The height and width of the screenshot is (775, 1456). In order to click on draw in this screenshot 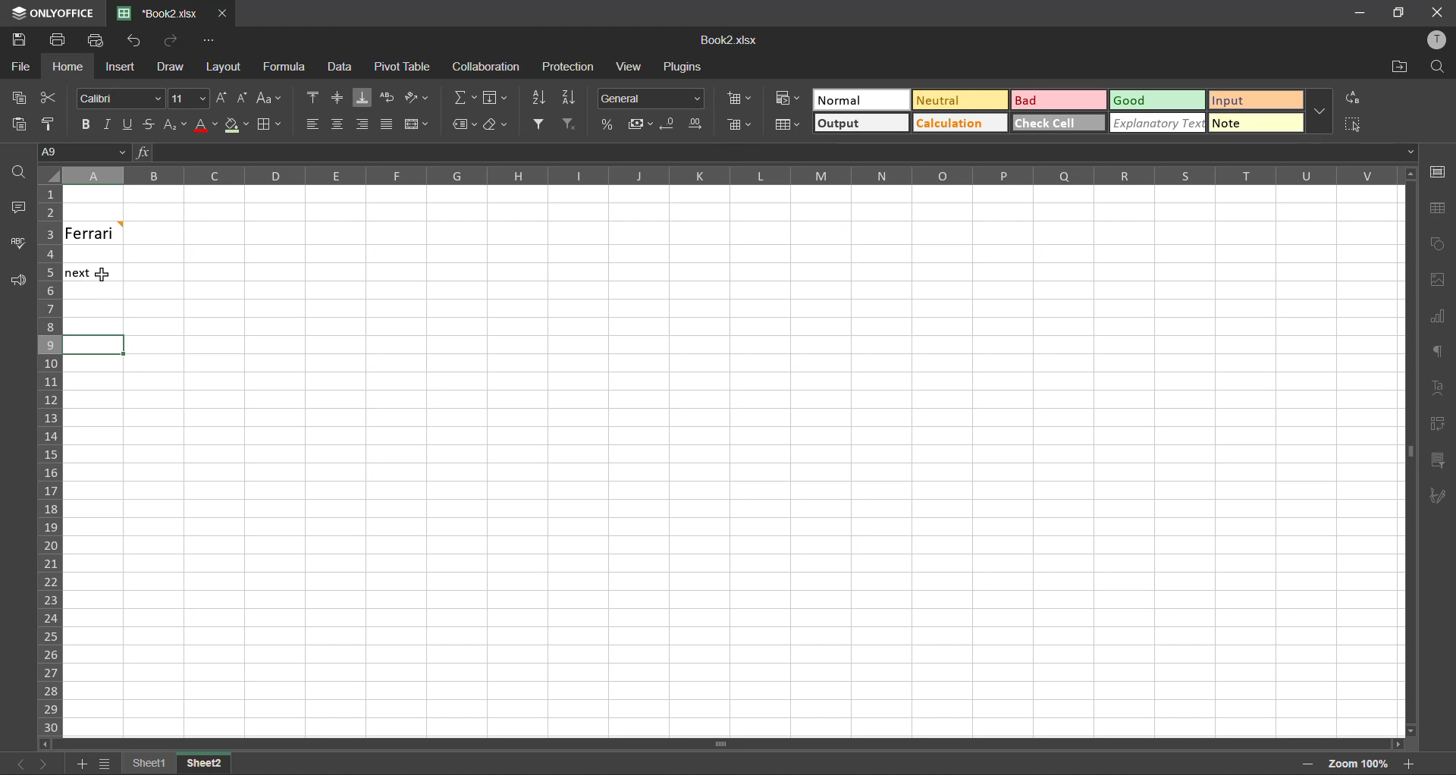, I will do `click(171, 69)`.